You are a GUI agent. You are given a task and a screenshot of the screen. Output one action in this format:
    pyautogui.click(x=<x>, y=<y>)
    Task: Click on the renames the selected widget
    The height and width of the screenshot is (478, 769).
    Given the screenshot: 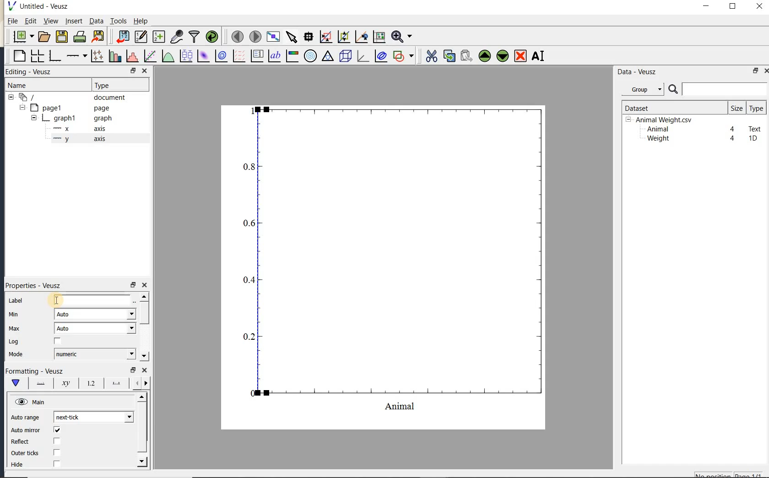 What is the action you would take?
    pyautogui.click(x=537, y=56)
    